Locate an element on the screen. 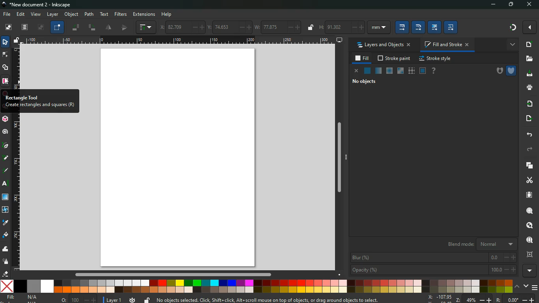 Image resolution: width=539 pixels, height=303 pixels. scroll bar is located at coordinates (339, 156).